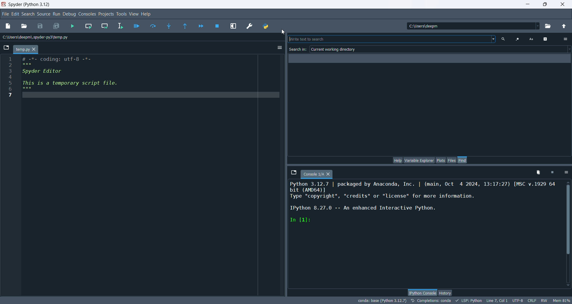 The width and height of the screenshot is (572, 304). Describe the element at coordinates (16, 14) in the screenshot. I see `edit` at that location.